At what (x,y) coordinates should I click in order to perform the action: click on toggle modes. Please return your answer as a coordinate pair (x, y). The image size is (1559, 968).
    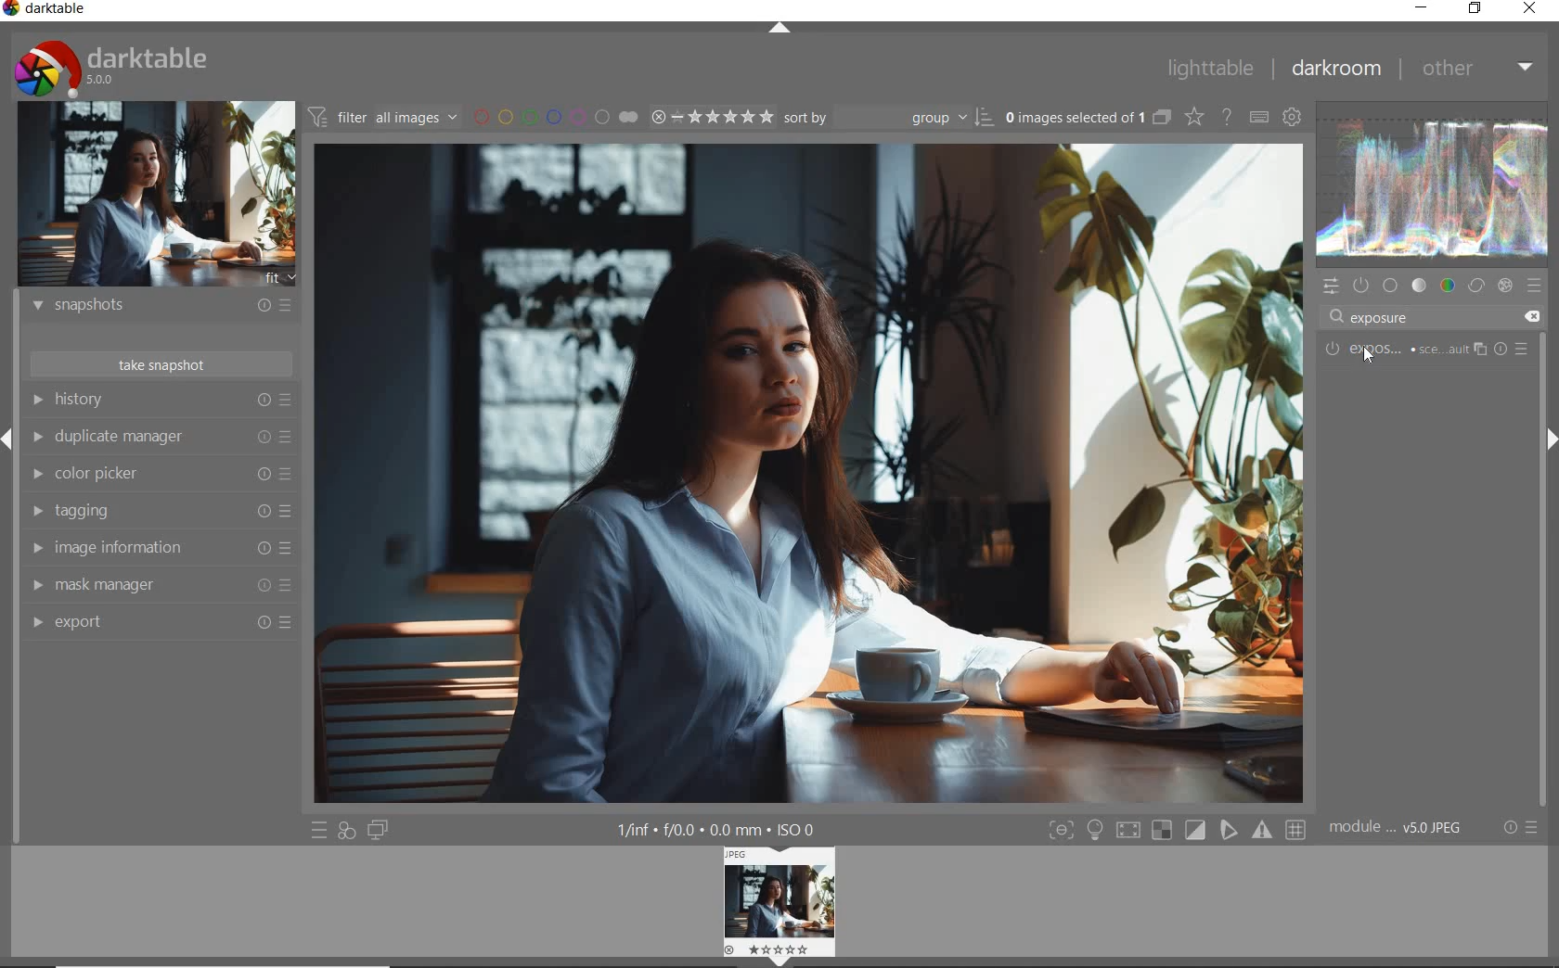
    Looking at the image, I should click on (1178, 830).